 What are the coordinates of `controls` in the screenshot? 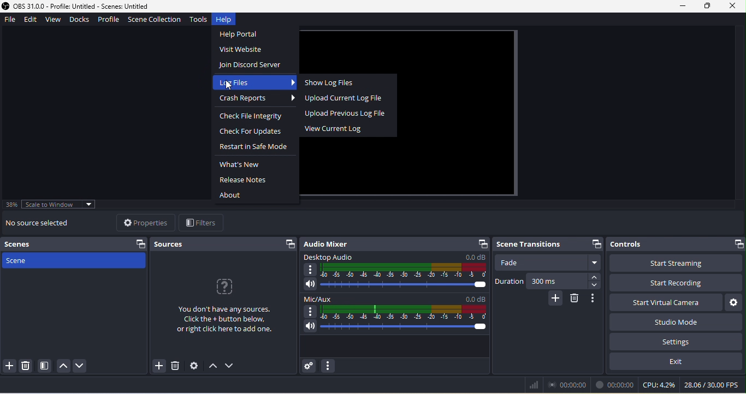 It's located at (676, 242).